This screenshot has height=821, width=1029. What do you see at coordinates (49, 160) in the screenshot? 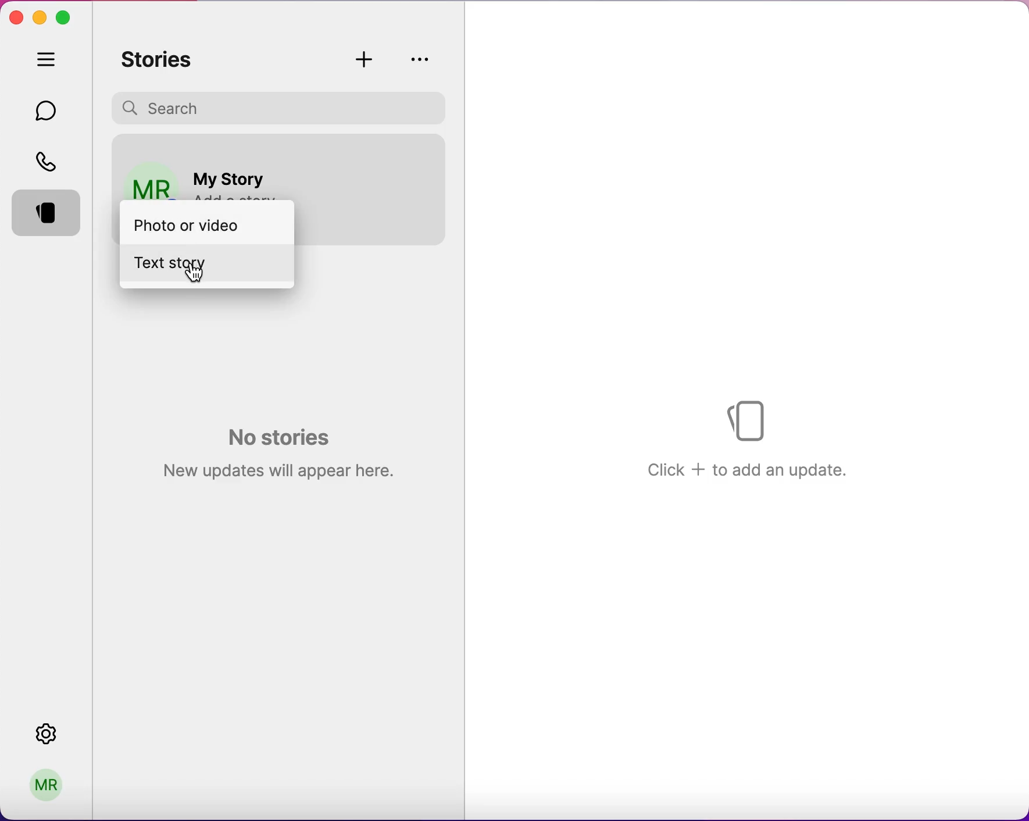
I see `calls` at bounding box center [49, 160].